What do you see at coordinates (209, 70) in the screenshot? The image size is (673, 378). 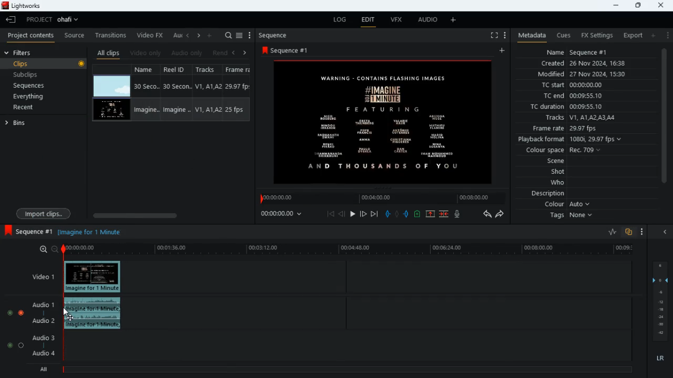 I see `tracks` at bounding box center [209, 70].